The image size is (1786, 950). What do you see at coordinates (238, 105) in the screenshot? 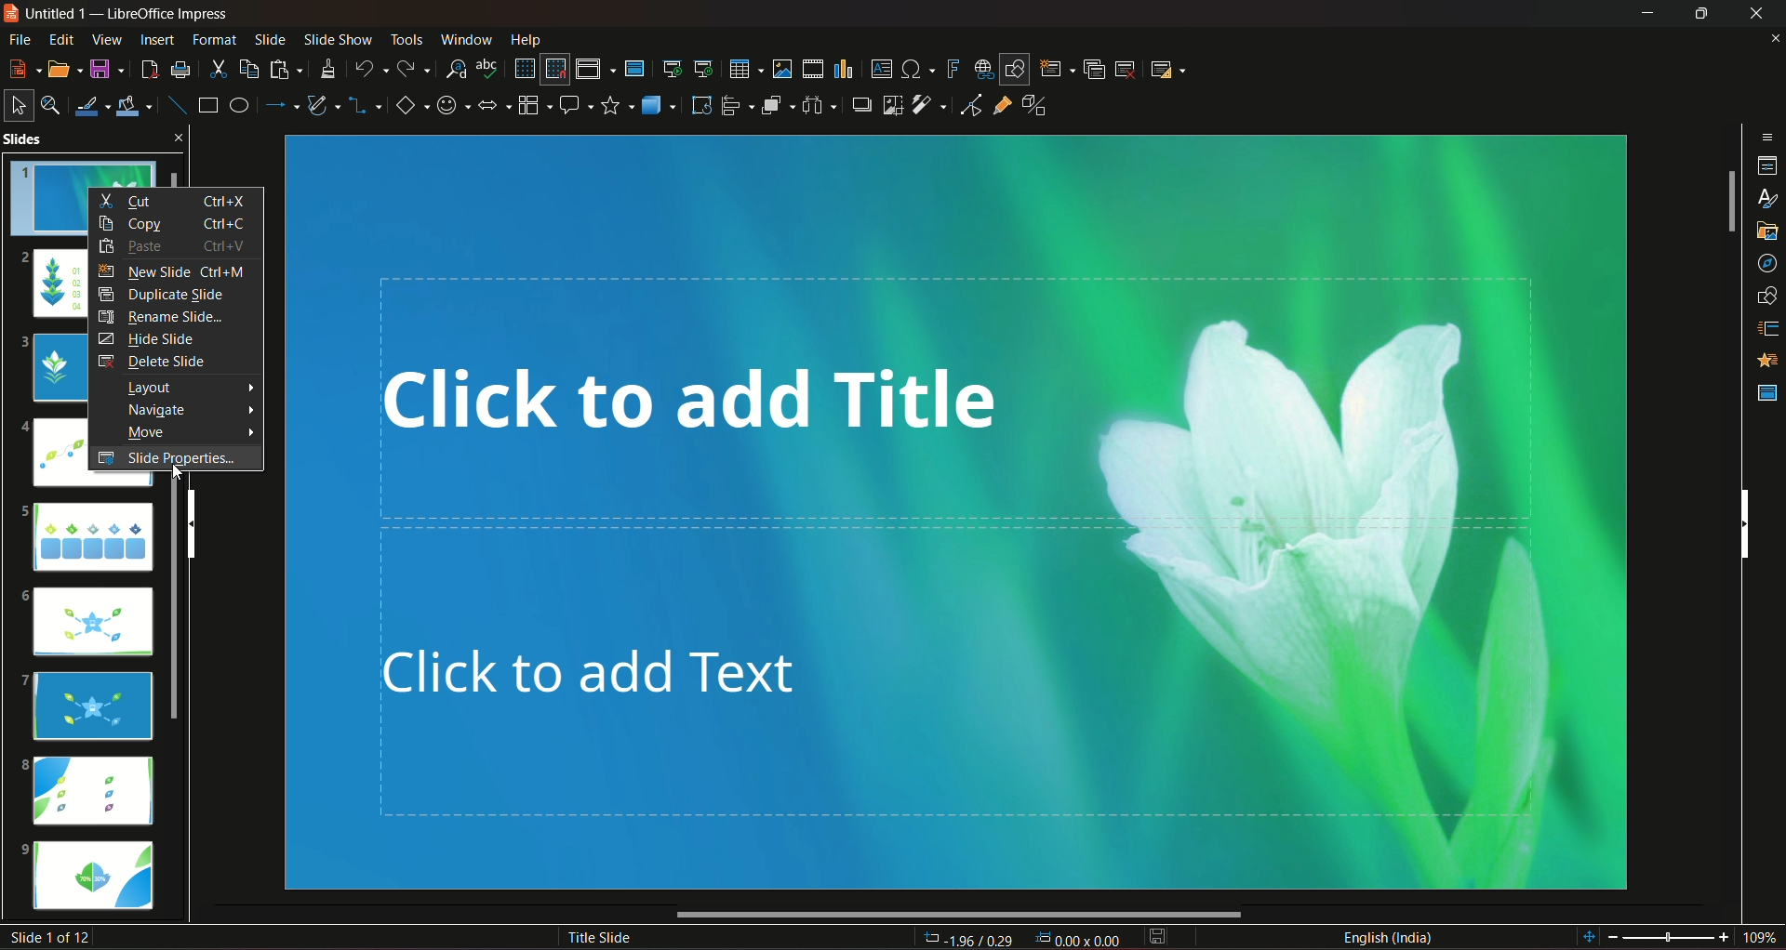
I see `ellipse` at bounding box center [238, 105].